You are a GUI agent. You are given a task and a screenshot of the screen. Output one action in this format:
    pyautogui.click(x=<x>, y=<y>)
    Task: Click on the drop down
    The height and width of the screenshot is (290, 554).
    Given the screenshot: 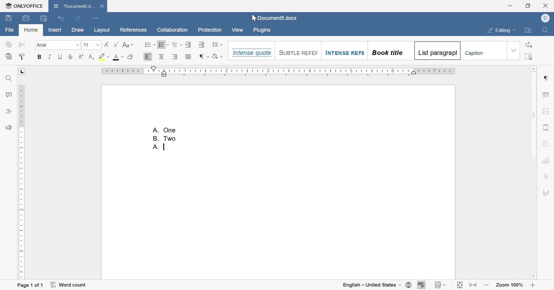 What is the action you would take?
    pyautogui.click(x=514, y=51)
    